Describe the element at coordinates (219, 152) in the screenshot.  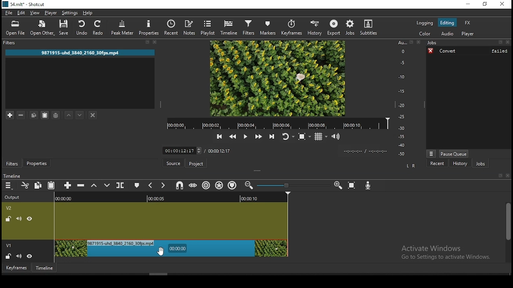
I see `total time` at that location.